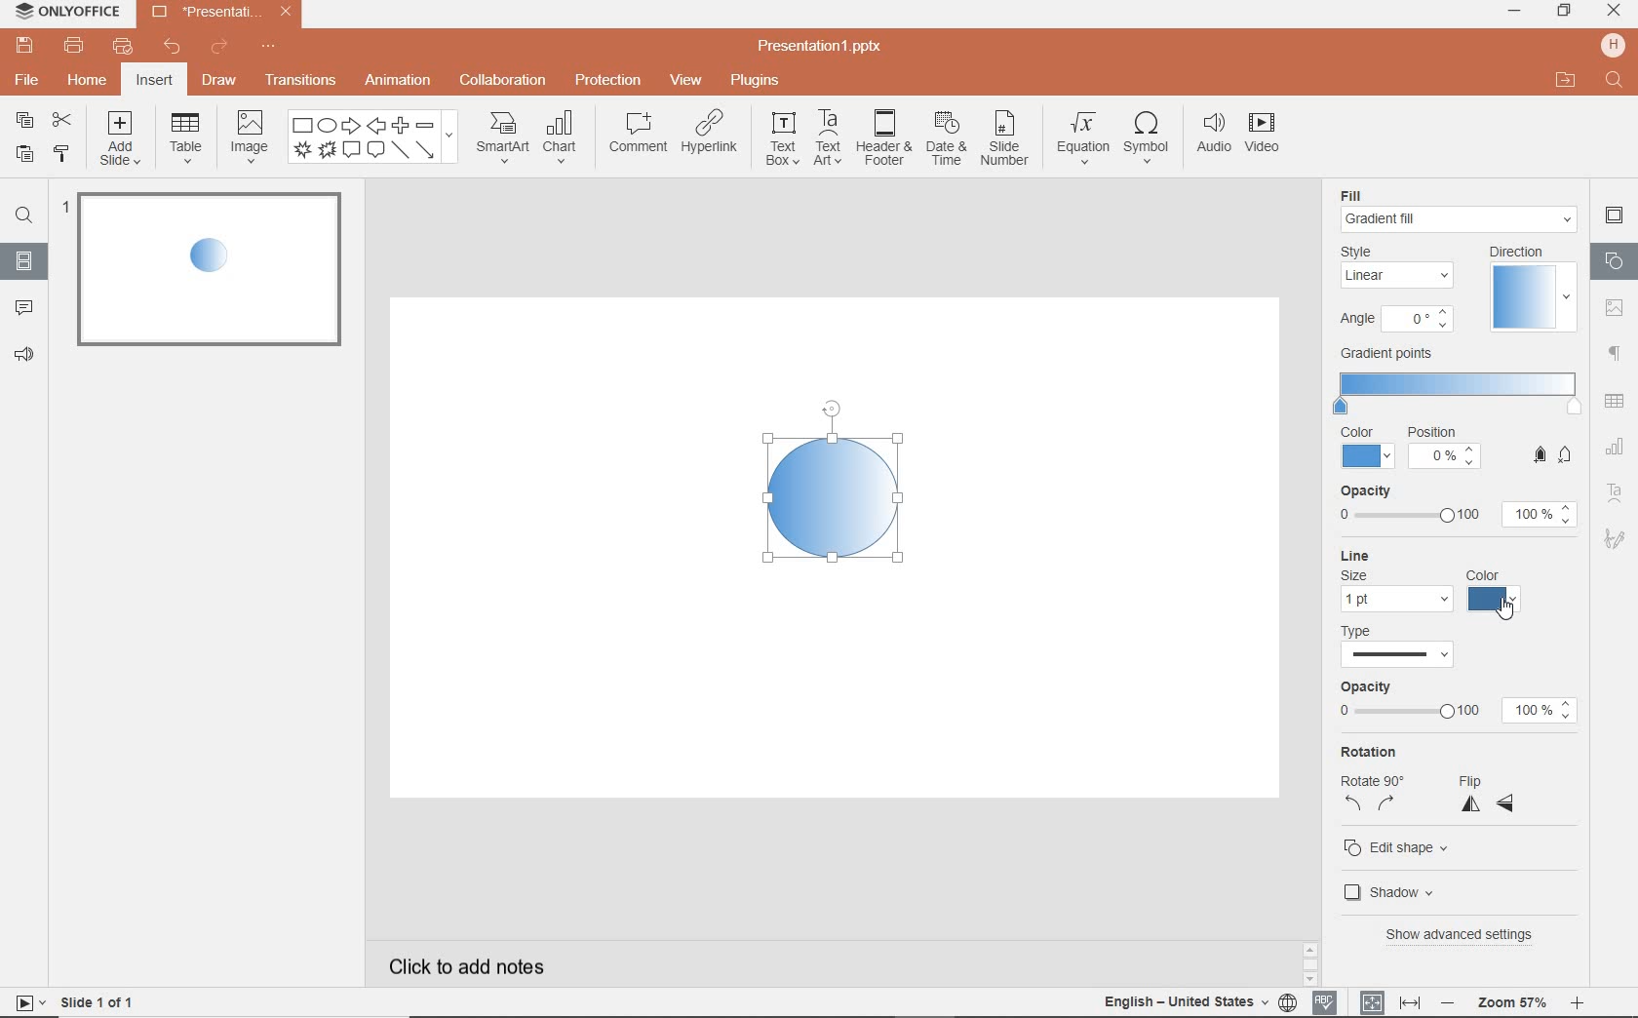 This screenshot has width=1638, height=1018. I want to click on LINE, so click(1438, 556).